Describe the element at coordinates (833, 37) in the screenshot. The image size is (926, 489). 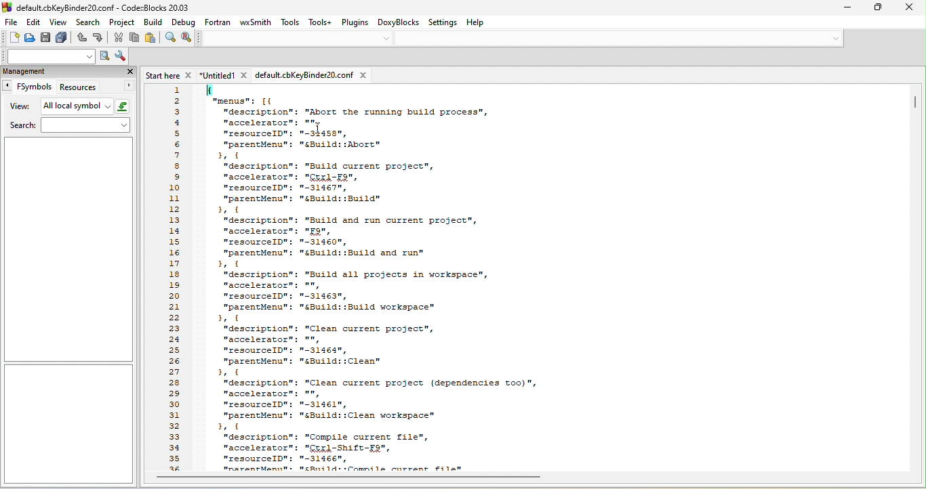
I see `dropdown` at that location.